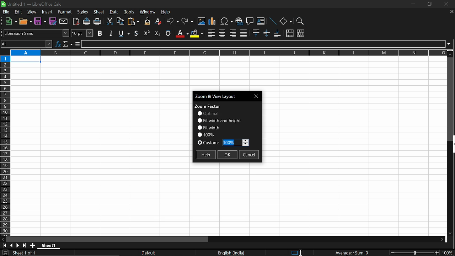  I want to click on paste, so click(133, 22).